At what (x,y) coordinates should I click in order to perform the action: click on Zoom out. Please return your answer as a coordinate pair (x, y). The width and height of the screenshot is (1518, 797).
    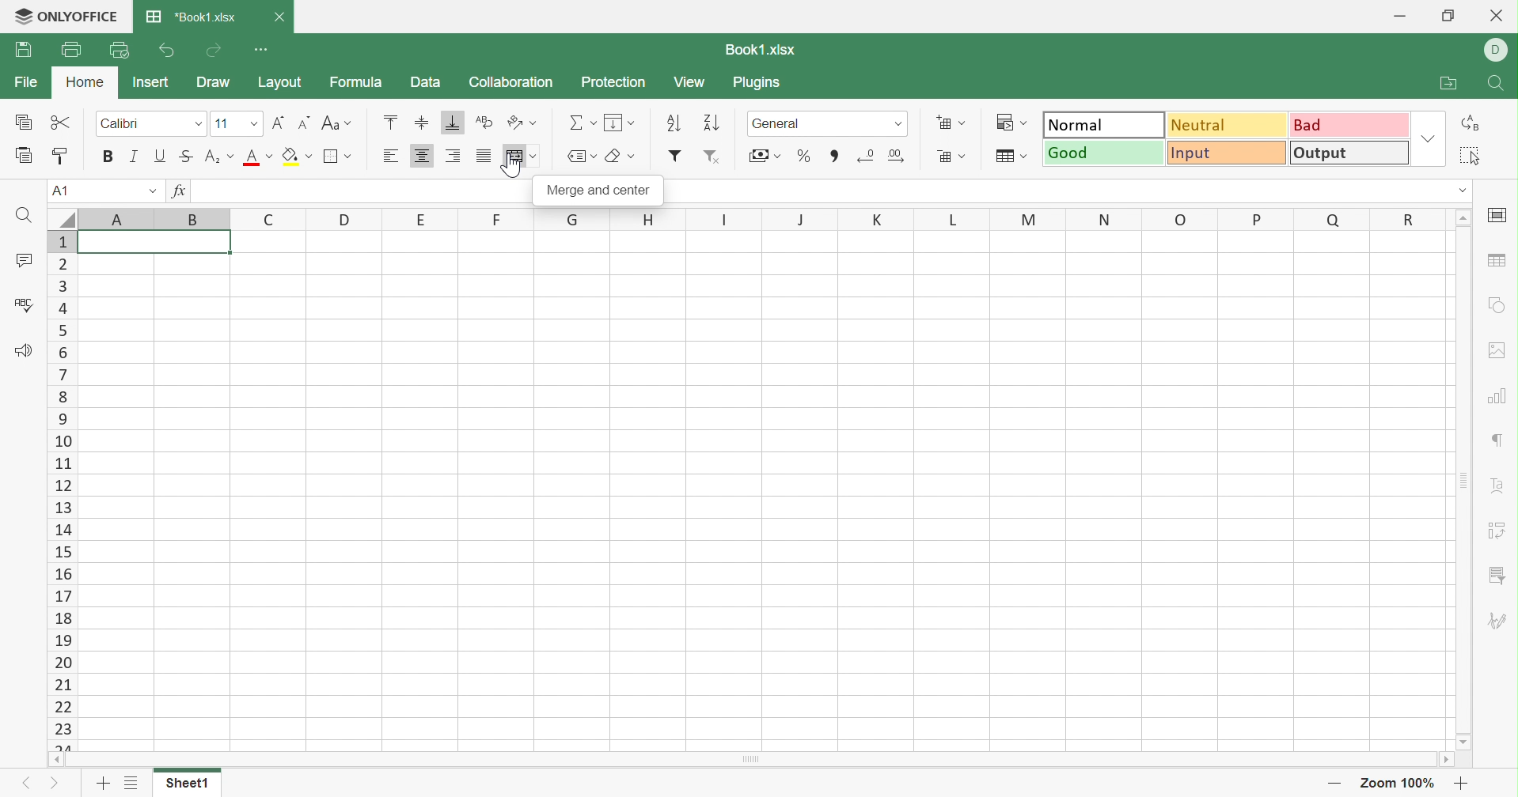
    Looking at the image, I should click on (1338, 782).